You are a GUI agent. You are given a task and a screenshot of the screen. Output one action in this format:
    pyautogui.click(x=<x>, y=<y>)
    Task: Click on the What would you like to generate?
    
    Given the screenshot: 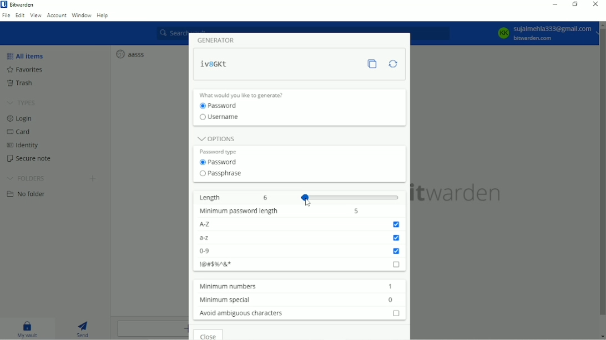 What is the action you would take?
    pyautogui.click(x=247, y=95)
    